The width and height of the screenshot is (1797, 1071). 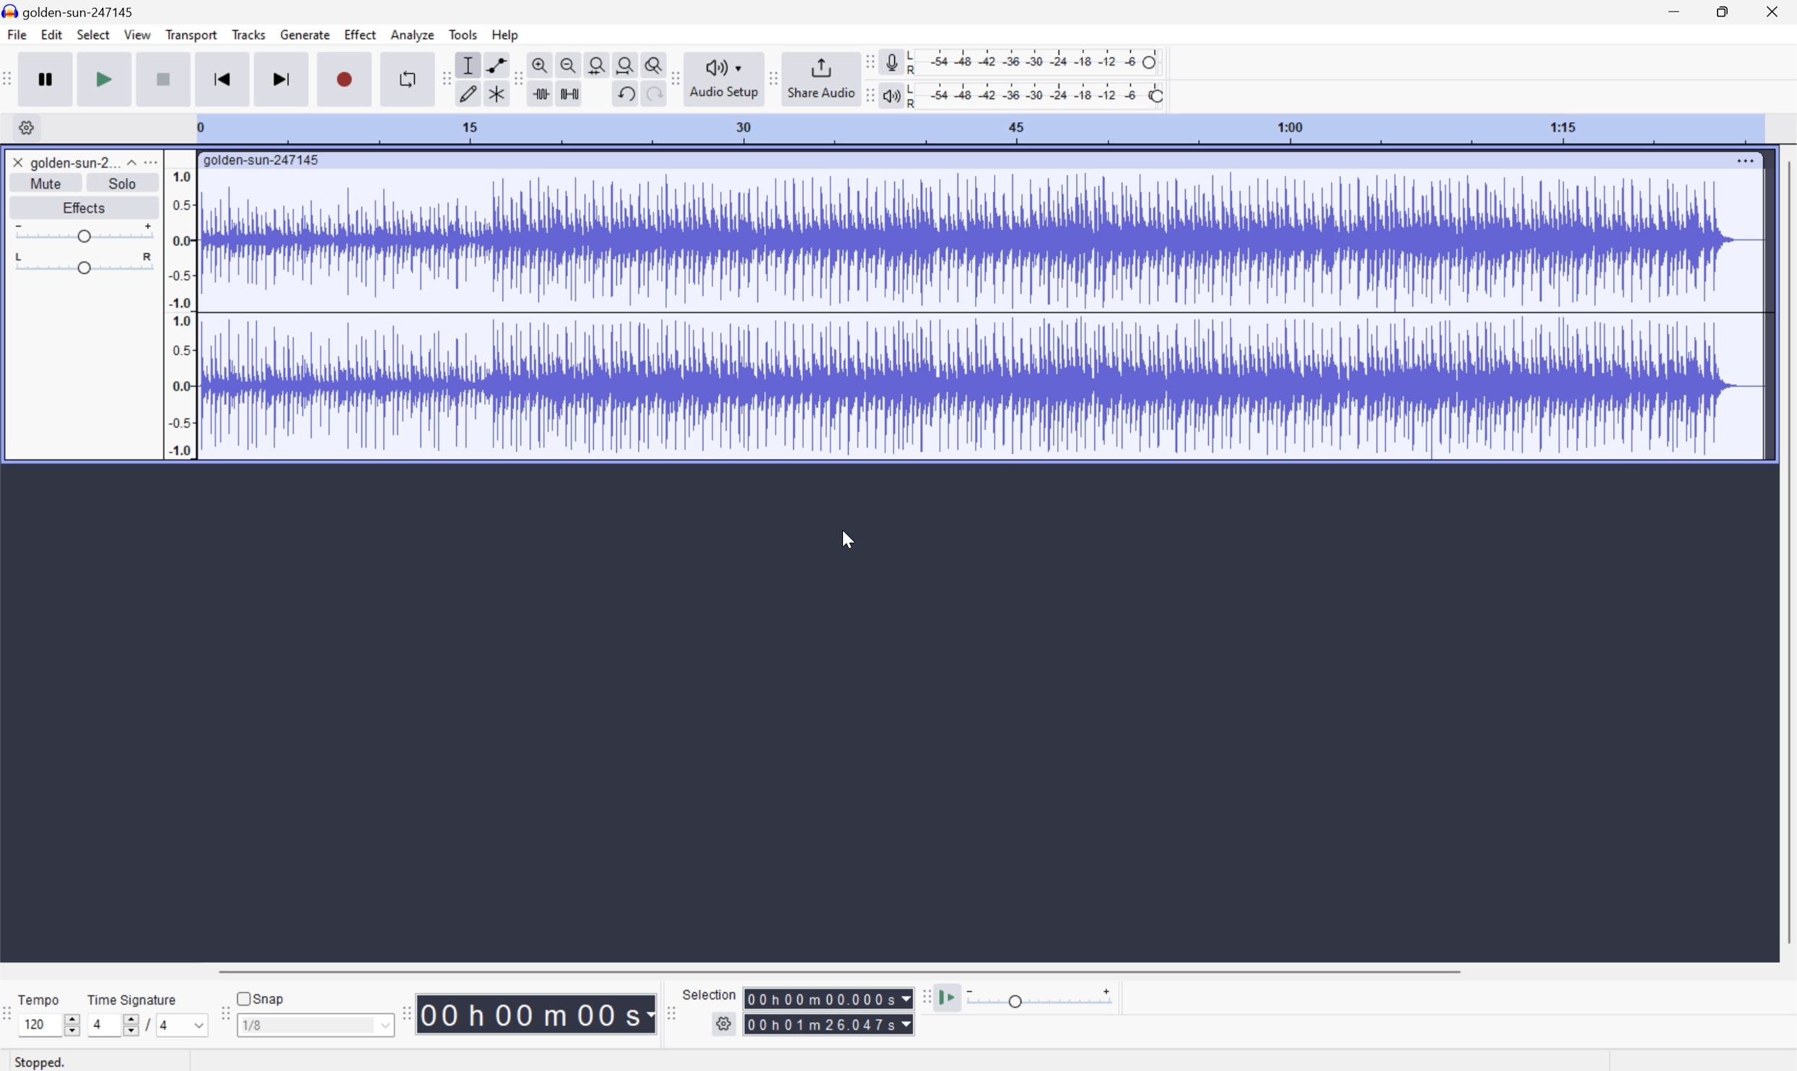 I want to click on golden-sun-247145, so click(x=72, y=11).